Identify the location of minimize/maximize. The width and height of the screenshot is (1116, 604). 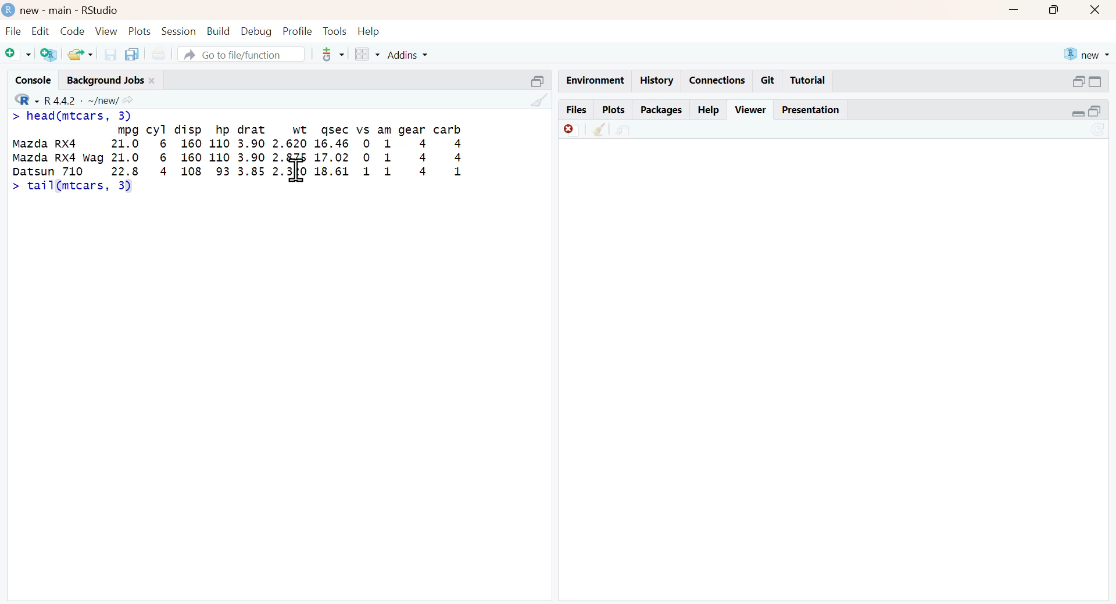
(1088, 81).